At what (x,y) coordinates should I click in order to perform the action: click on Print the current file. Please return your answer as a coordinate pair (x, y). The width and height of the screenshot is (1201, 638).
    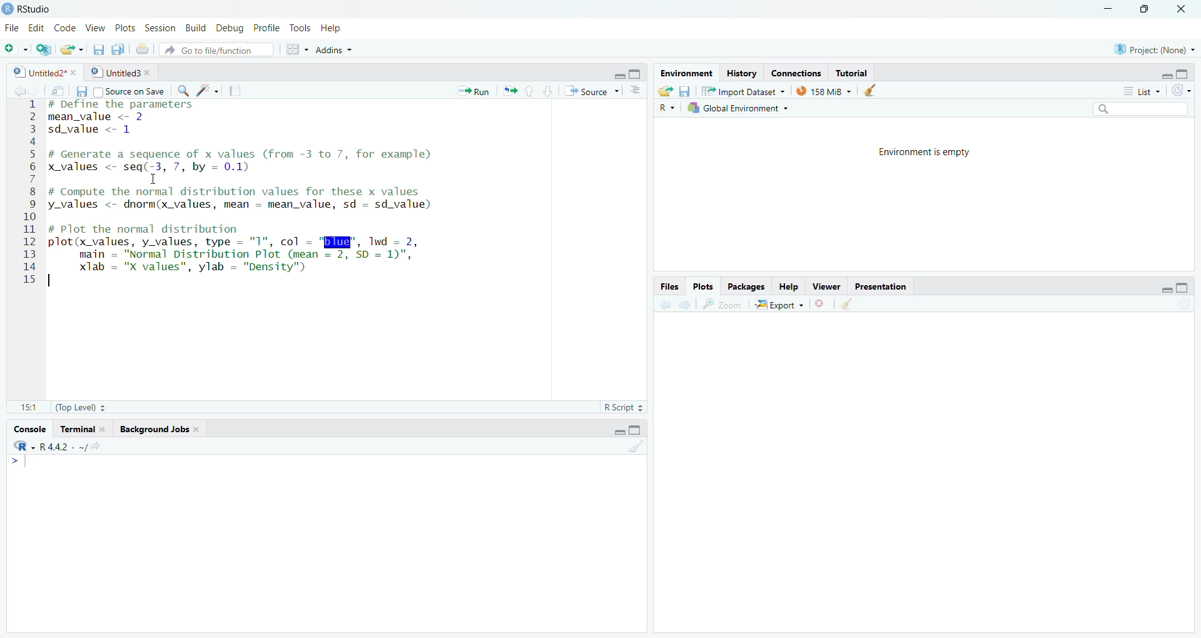
    Looking at the image, I should click on (141, 46).